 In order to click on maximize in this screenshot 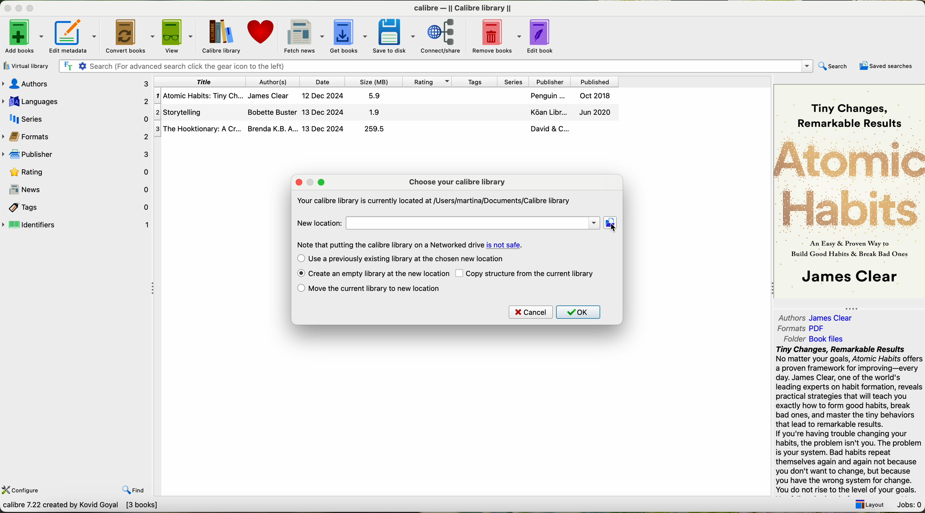, I will do `click(321, 182)`.